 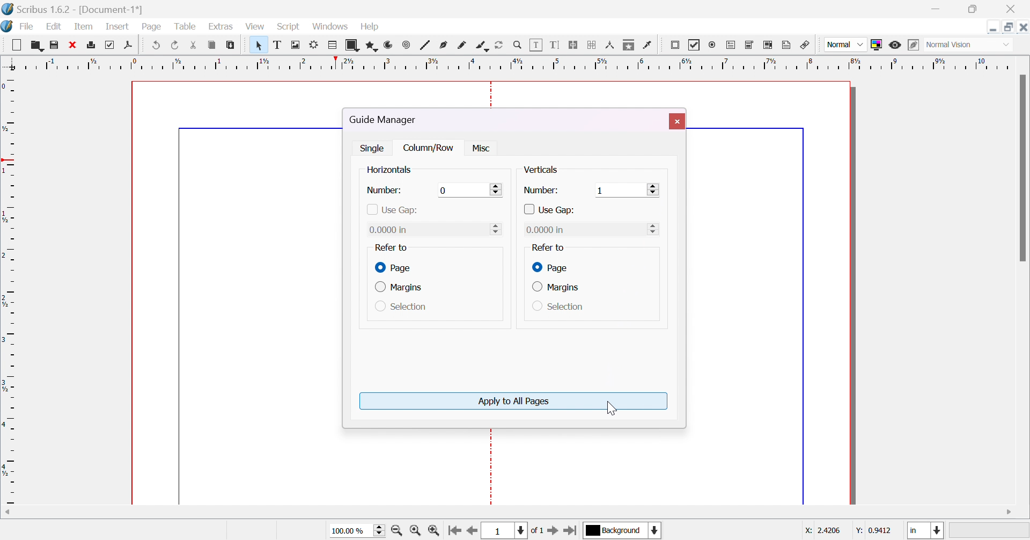 What do you see at coordinates (592, 45) in the screenshot?
I see `unlink text frames` at bounding box center [592, 45].